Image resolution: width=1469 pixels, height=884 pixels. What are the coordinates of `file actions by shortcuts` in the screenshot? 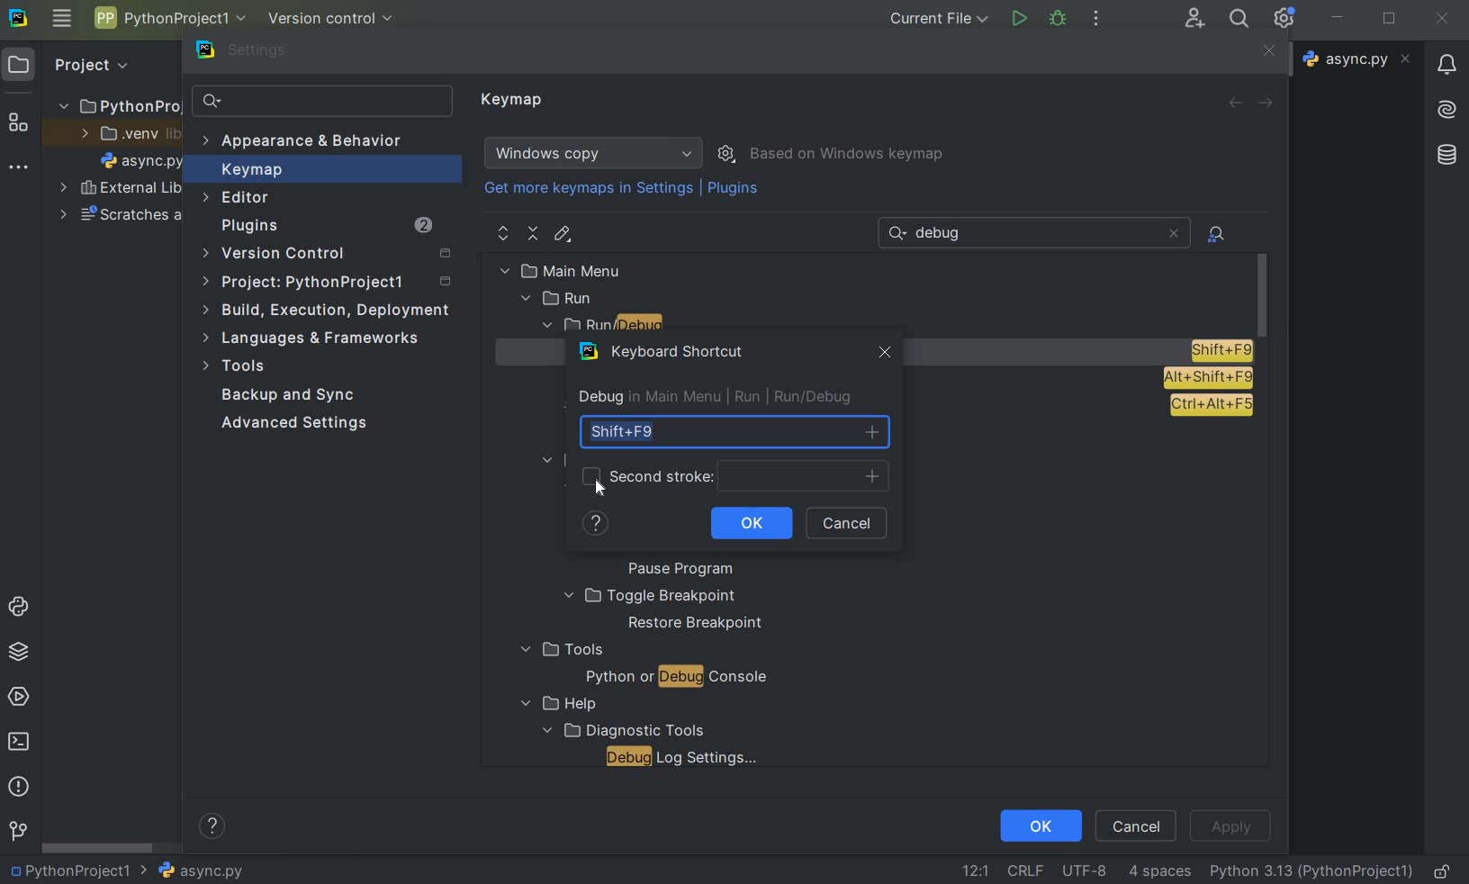 It's located at (1218, 234).